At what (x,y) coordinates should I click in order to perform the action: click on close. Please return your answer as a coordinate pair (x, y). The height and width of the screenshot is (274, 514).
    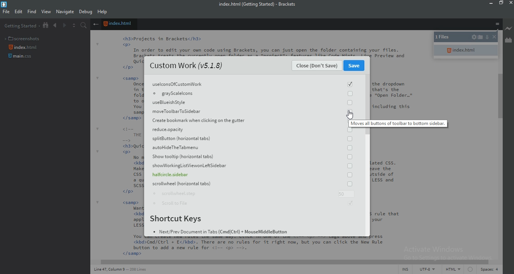
    Looking at the image, I should click on (511, 3).